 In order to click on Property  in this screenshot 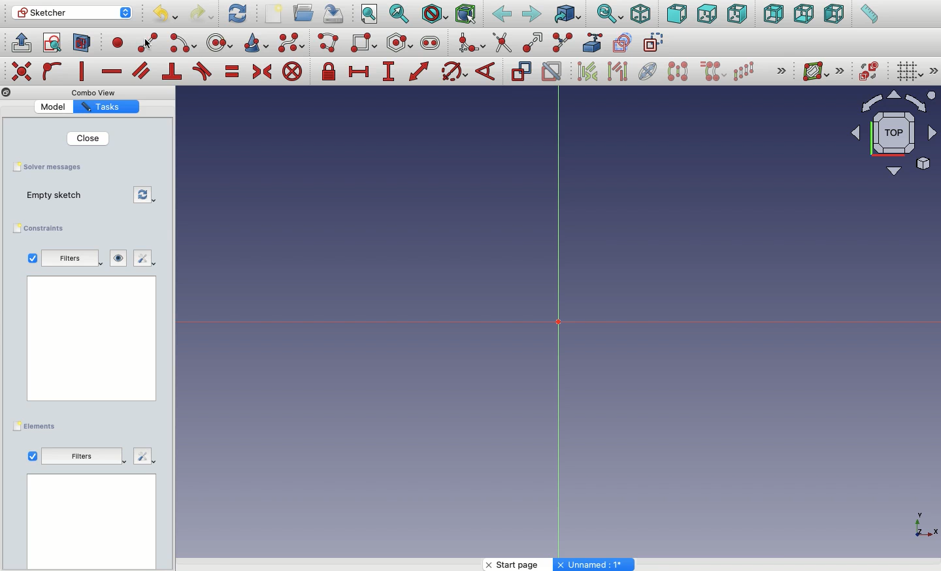, I will do `click(106, 108)`.